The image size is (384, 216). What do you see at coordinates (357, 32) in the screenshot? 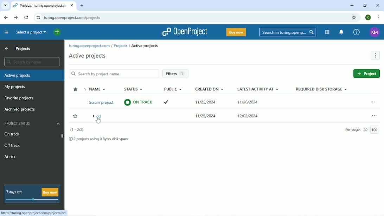
I see `Help` at bounding box center [357, 32].